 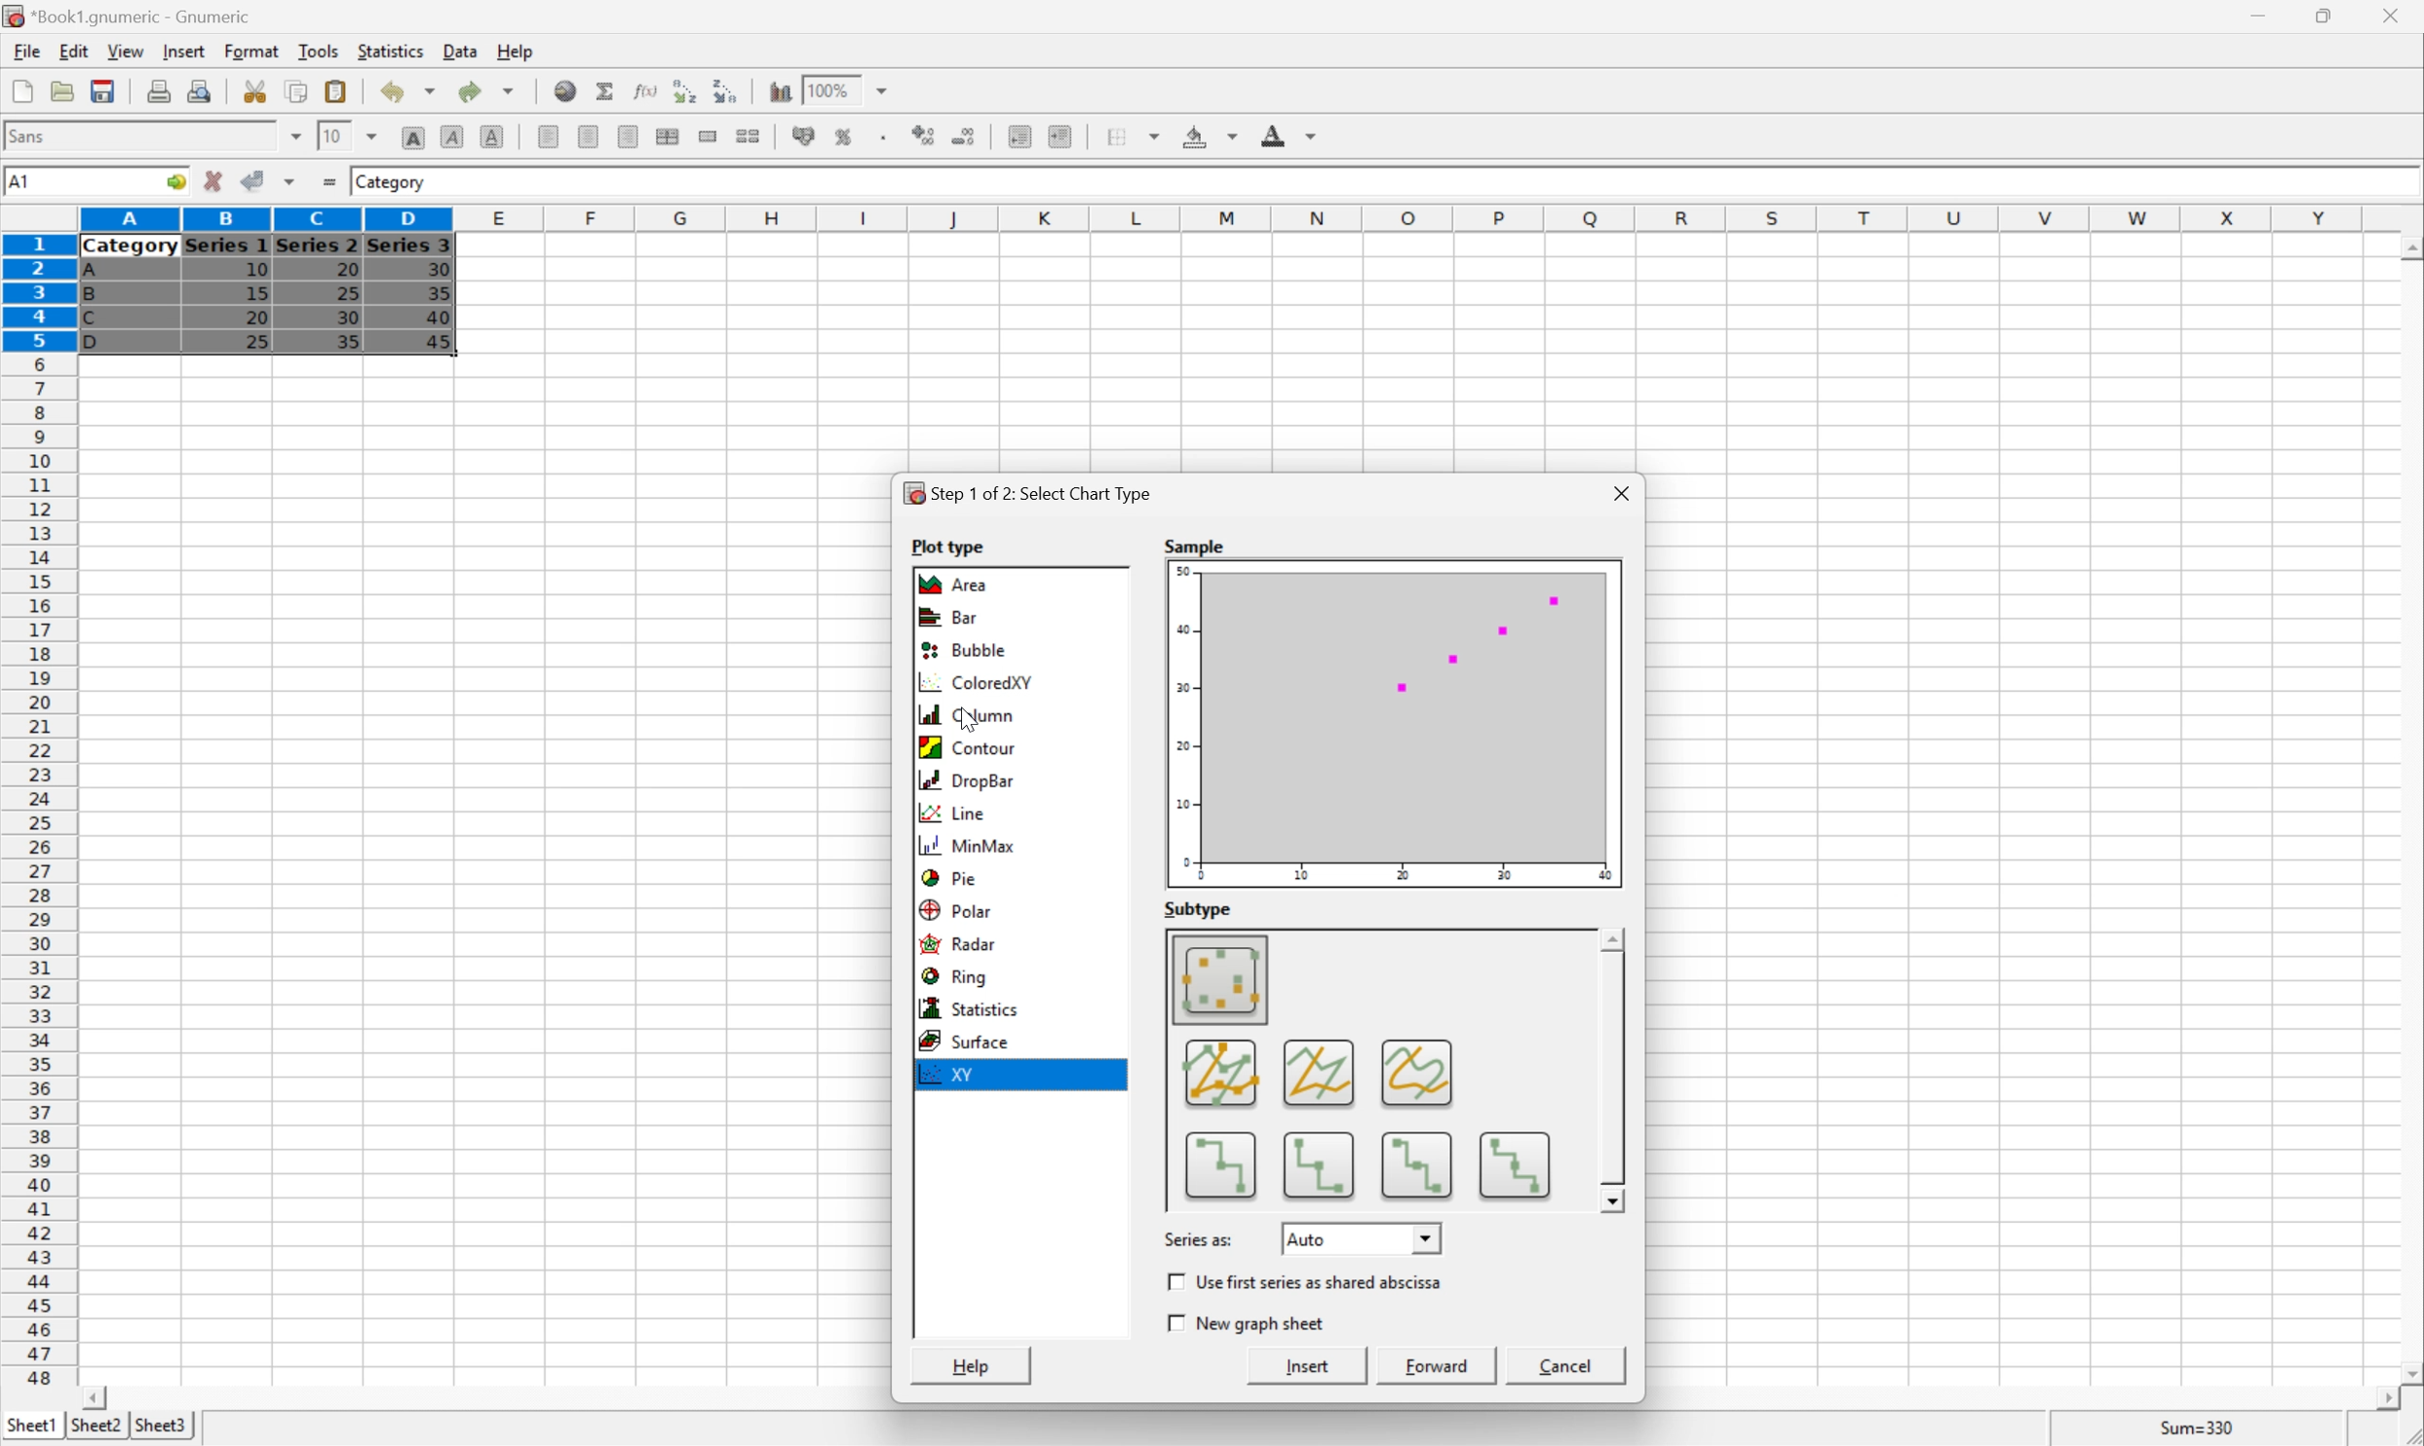 I want to click on Pie, so click(x=950, y=879).